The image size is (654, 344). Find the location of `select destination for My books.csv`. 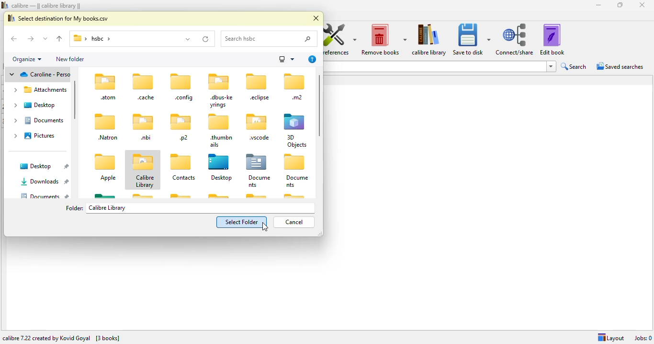

select destination for My books.csv is located at coordinates (58, 17).